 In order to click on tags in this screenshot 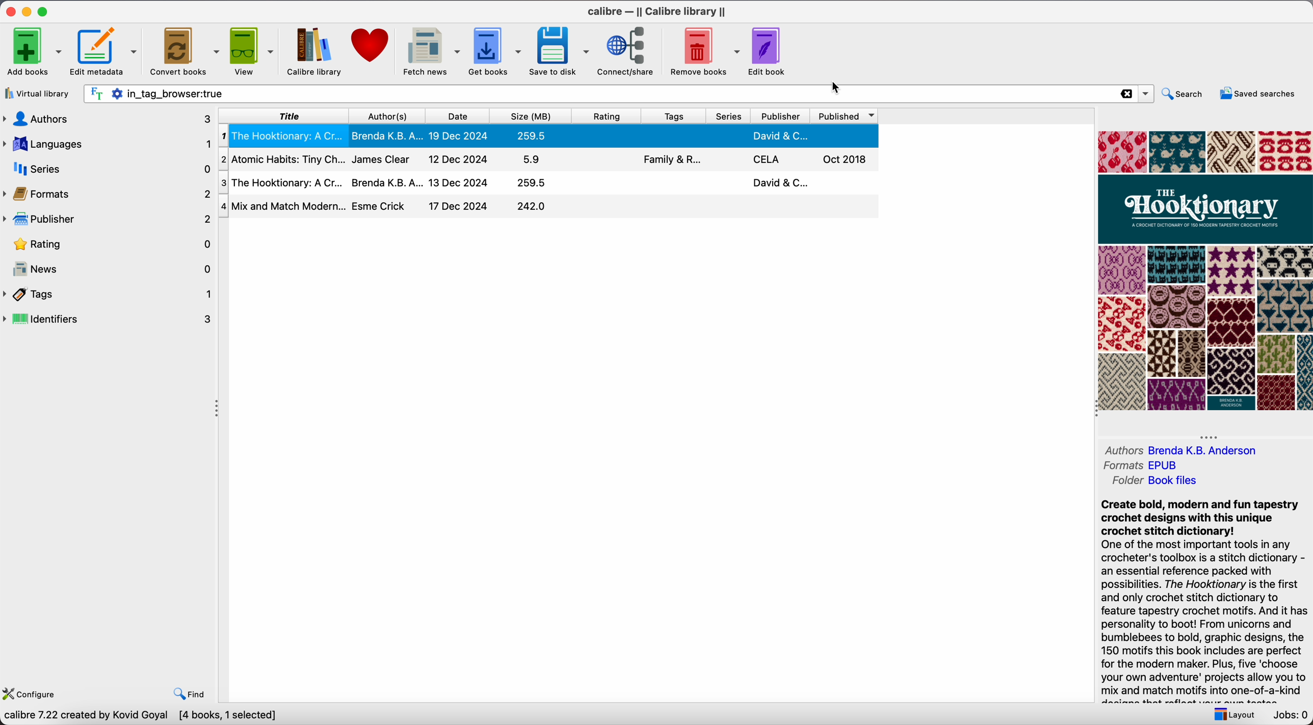, I will do `click(674, 115)`.